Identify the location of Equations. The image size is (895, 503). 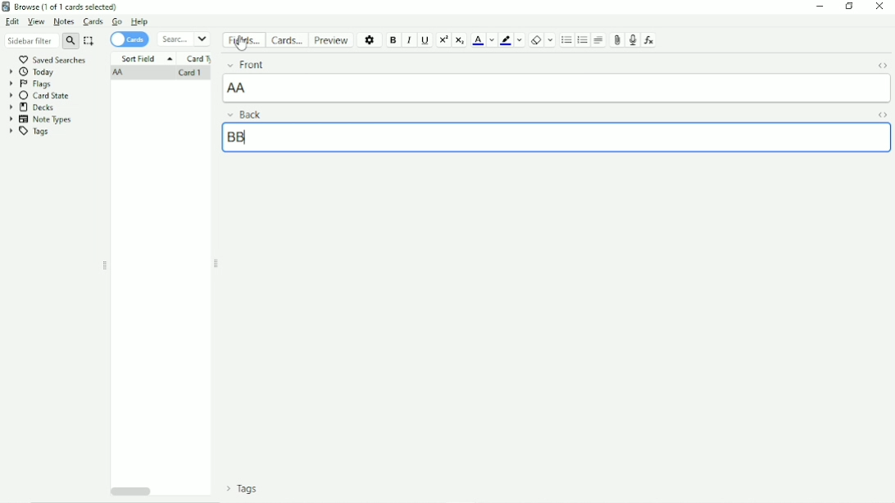
(648, 39).